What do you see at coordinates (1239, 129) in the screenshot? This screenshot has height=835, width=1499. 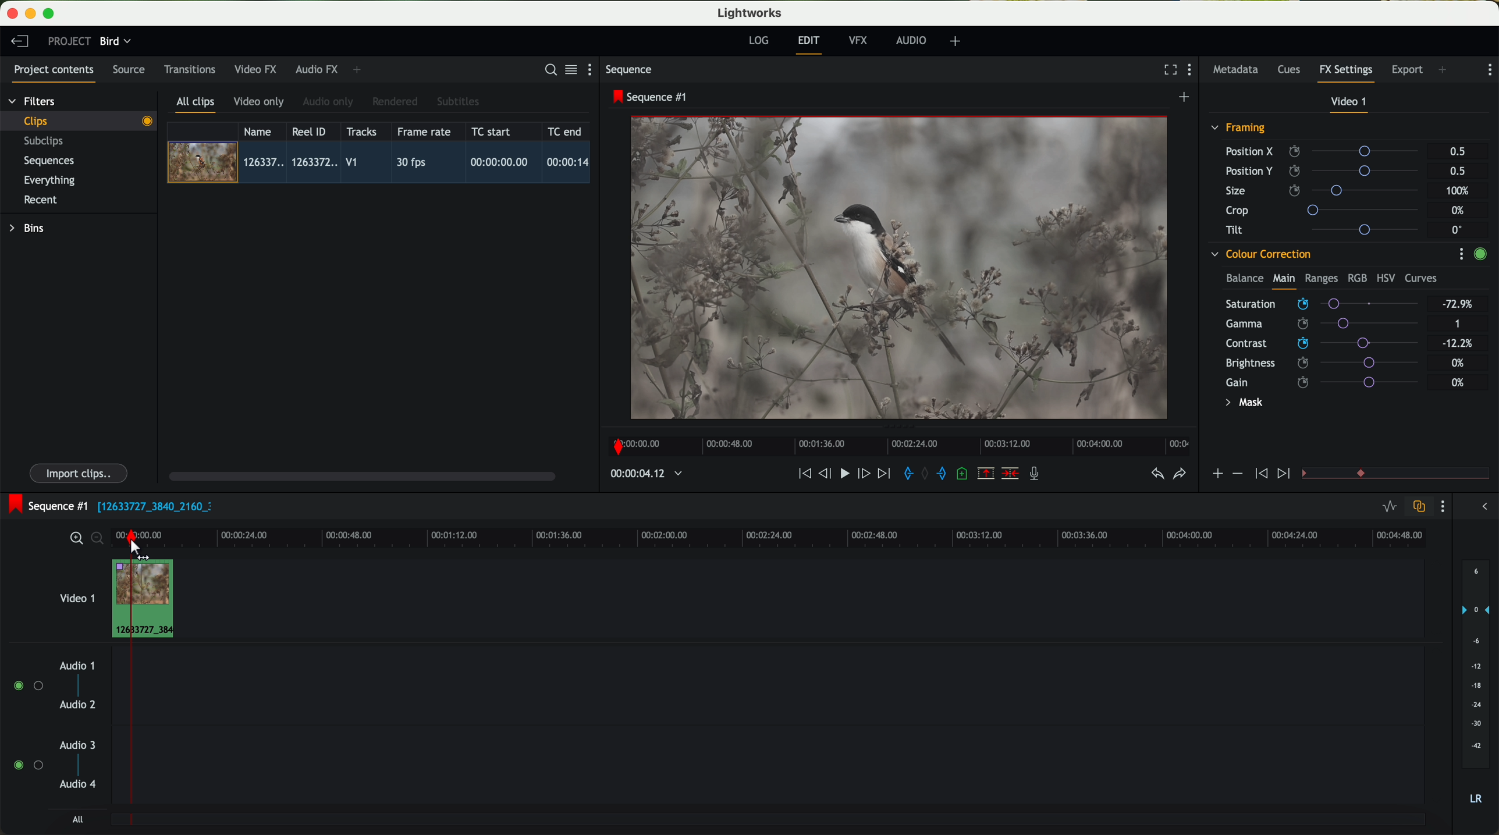 I see `framing` at bounding box center [1239, 129].